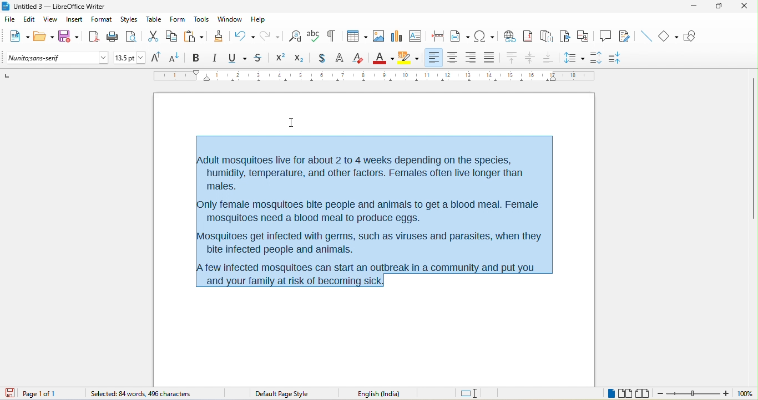 This screenshot has width=758, height=400. Describe the element at coordinates (491, 57) in the screenshot. I see `justified` at that location.